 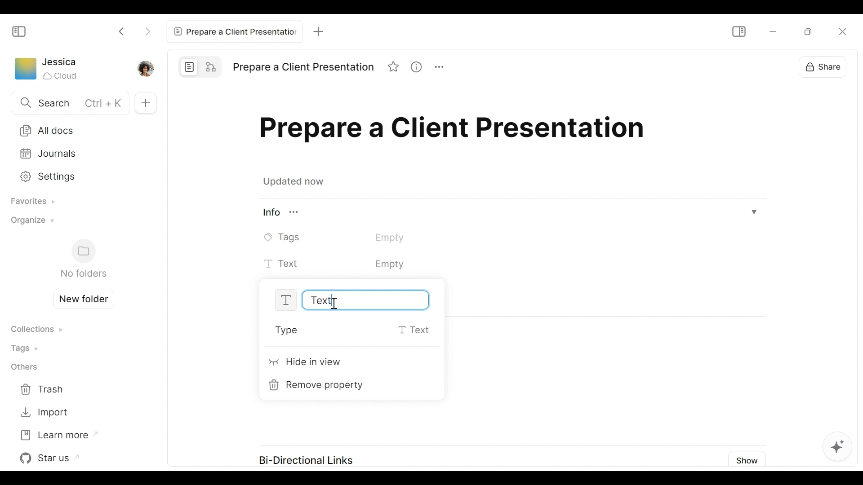 What do you see at coordinates (144, 102) in the screenshot?
I see `Add new` at bounding box center [144, 102].